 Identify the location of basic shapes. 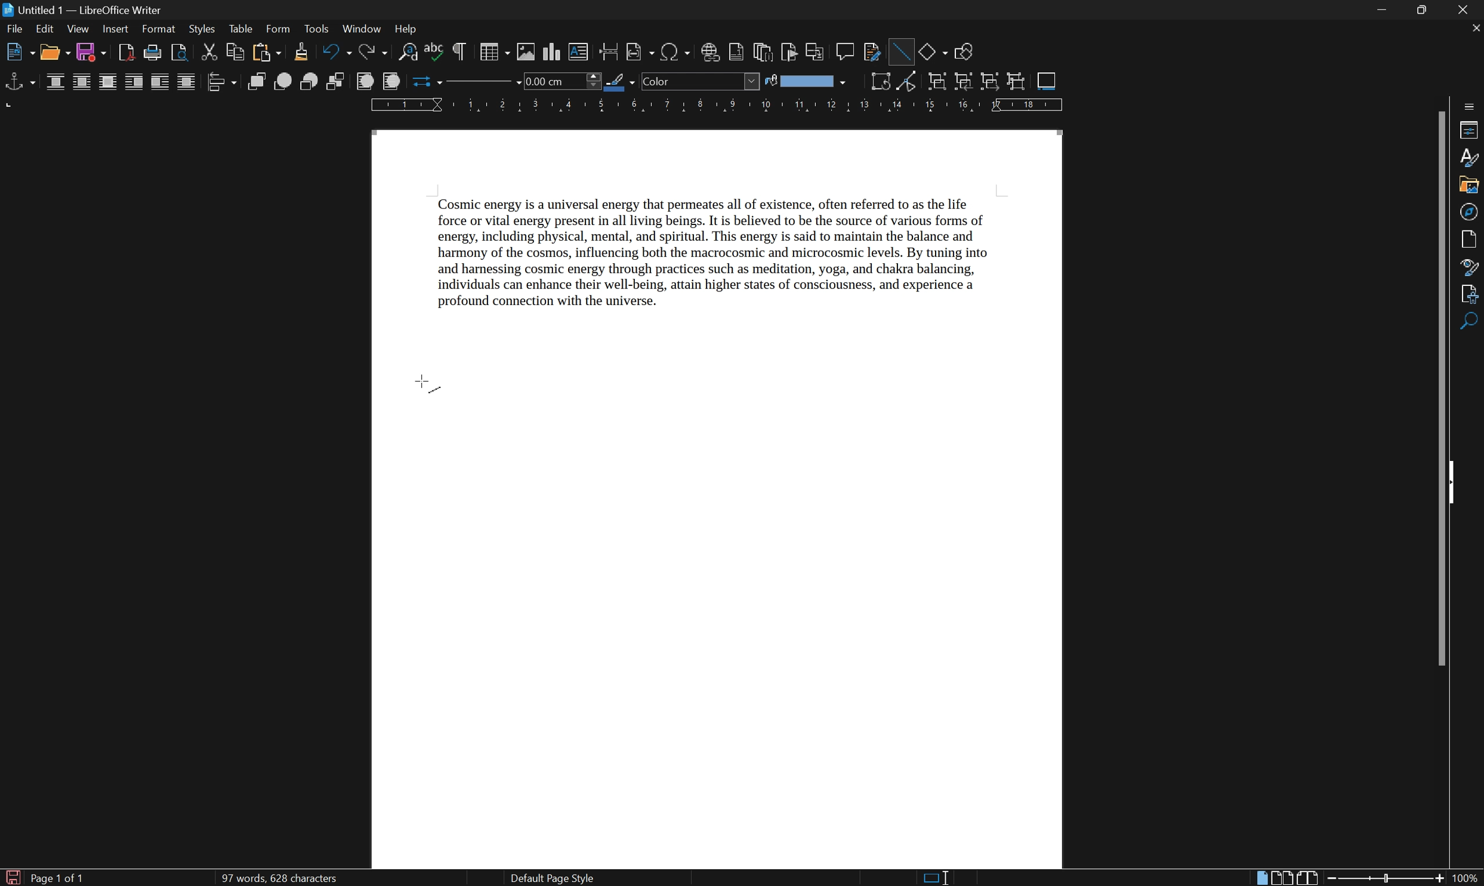
(933, 51).